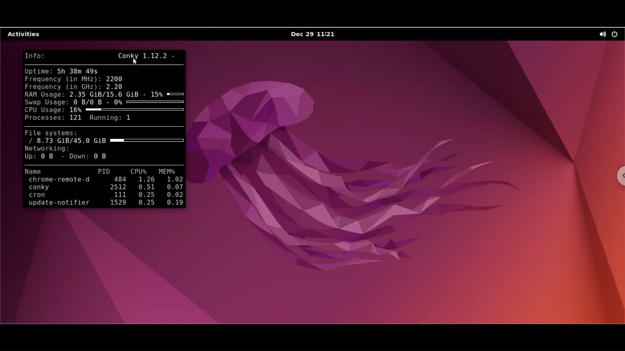 Image resolution: width=625 pixels, height=351 pixels. Describe the element at coordinates (616, 35) in the screenshot. I see `power options` at that location.